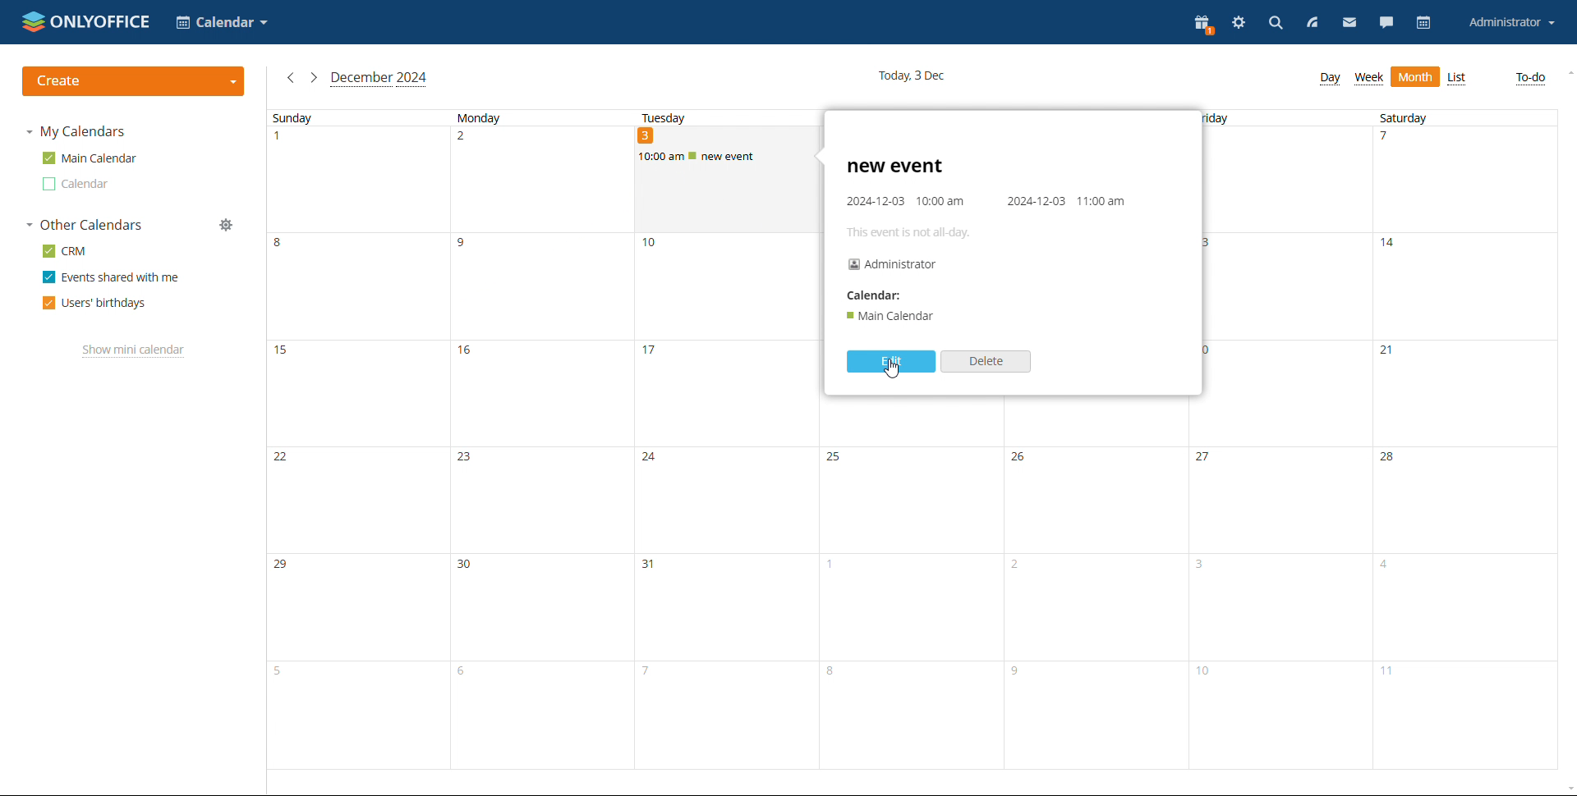 The width and height of the screenshot is (1577, 796). I want to click on 5, so click(358, 715).